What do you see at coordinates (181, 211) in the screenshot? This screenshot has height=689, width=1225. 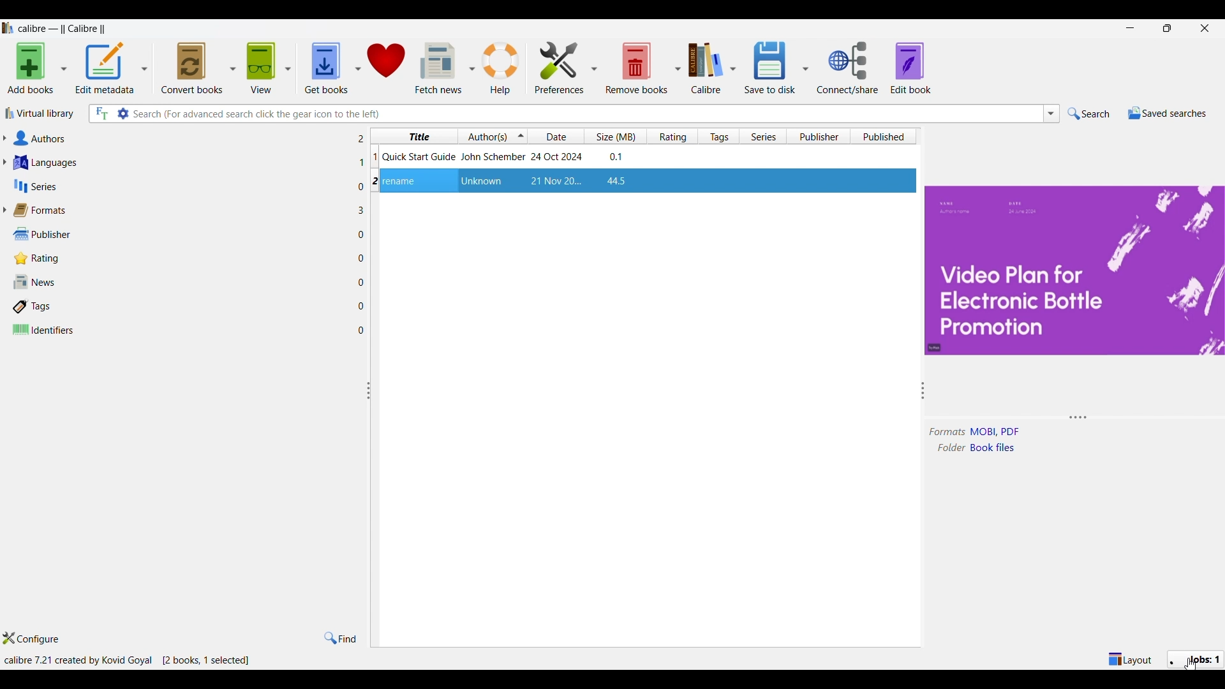 I see `Formats` at bounding box center [181, 211].